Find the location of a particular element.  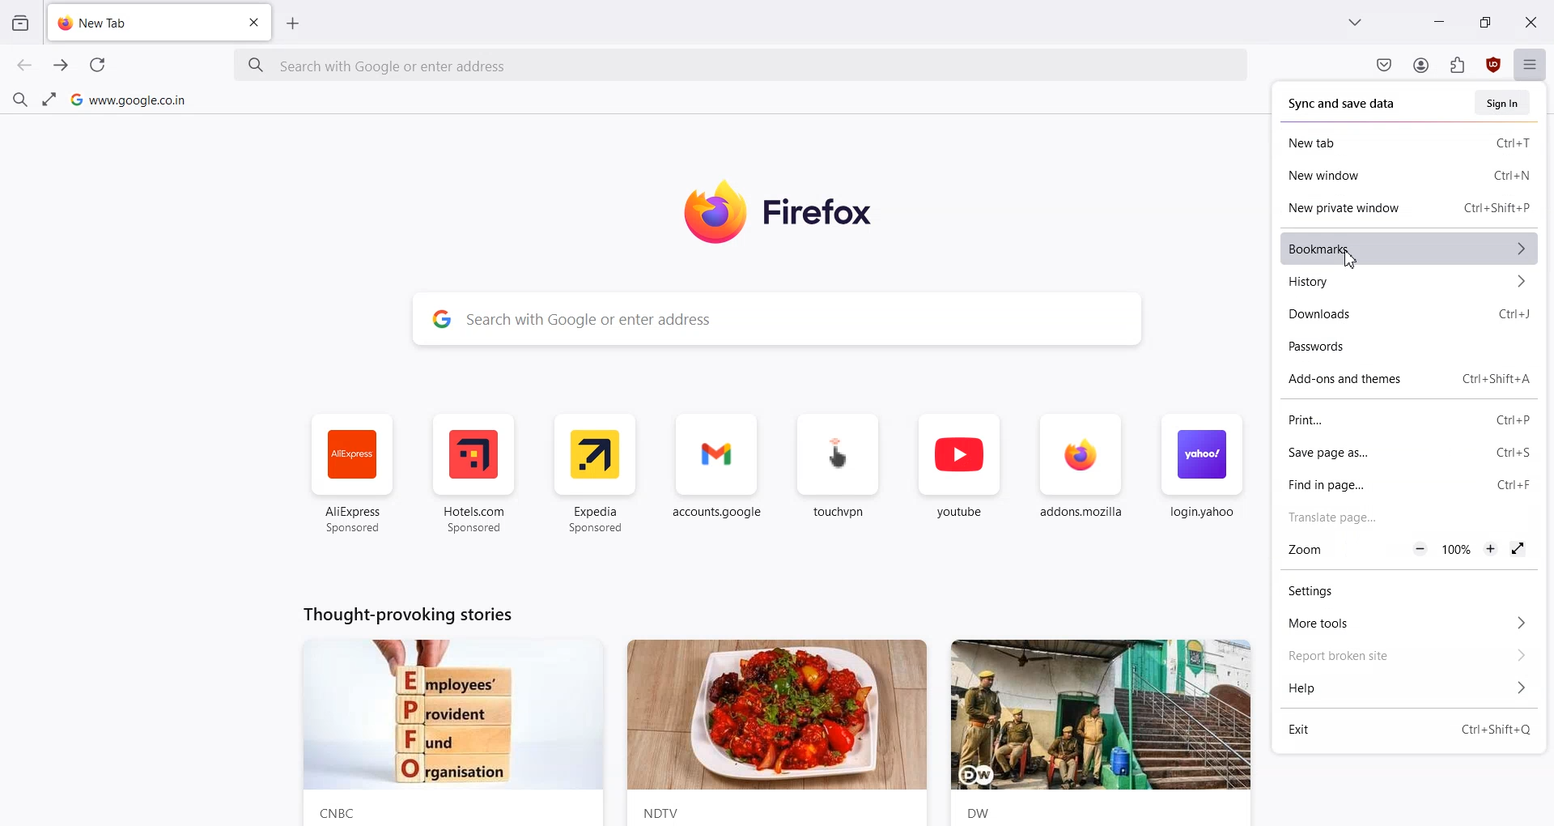

Open application menu is located at coordinates (1530, 62).